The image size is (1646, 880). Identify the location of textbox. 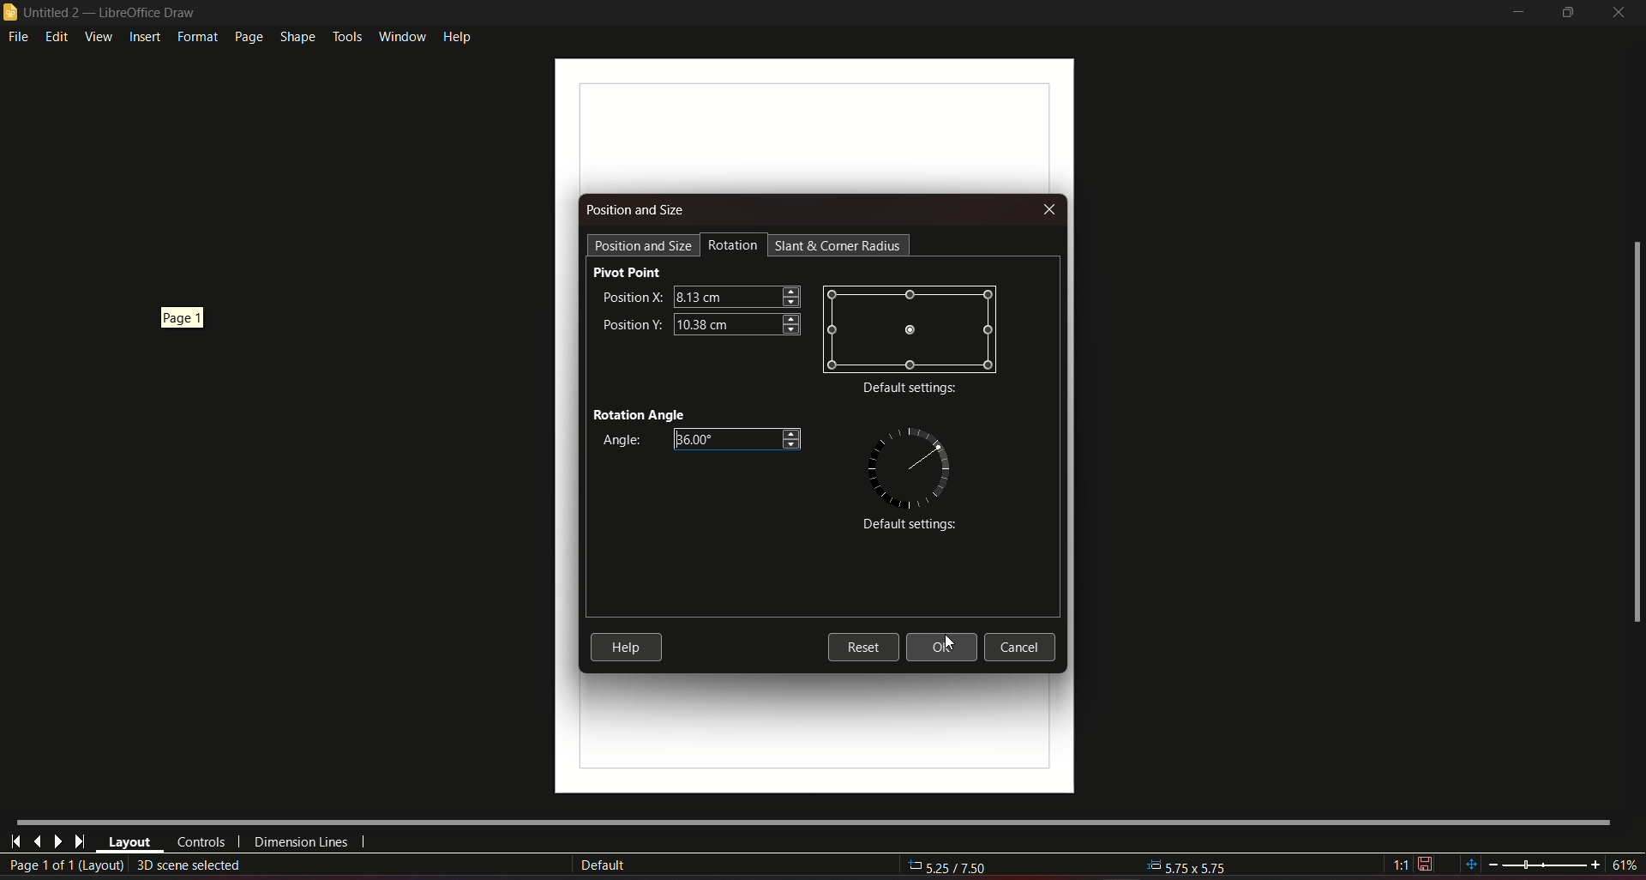
(740, 439).